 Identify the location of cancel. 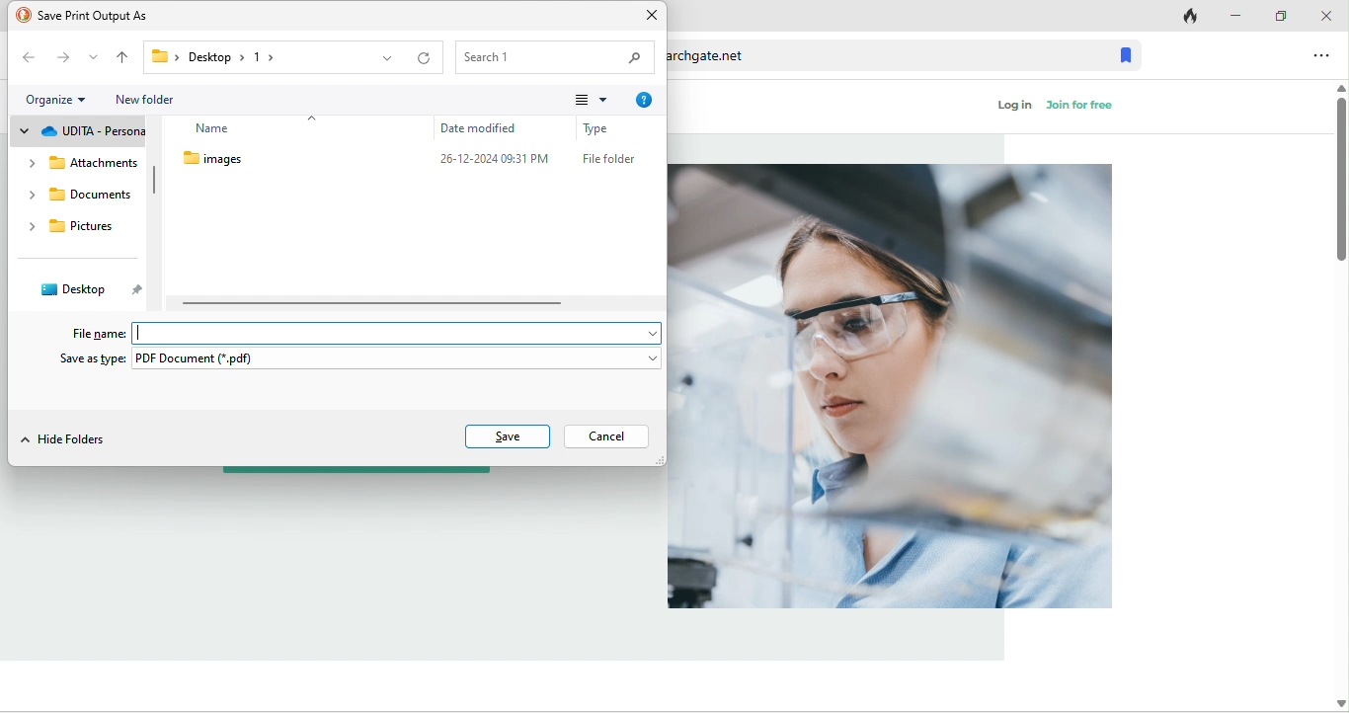
(605, 436).